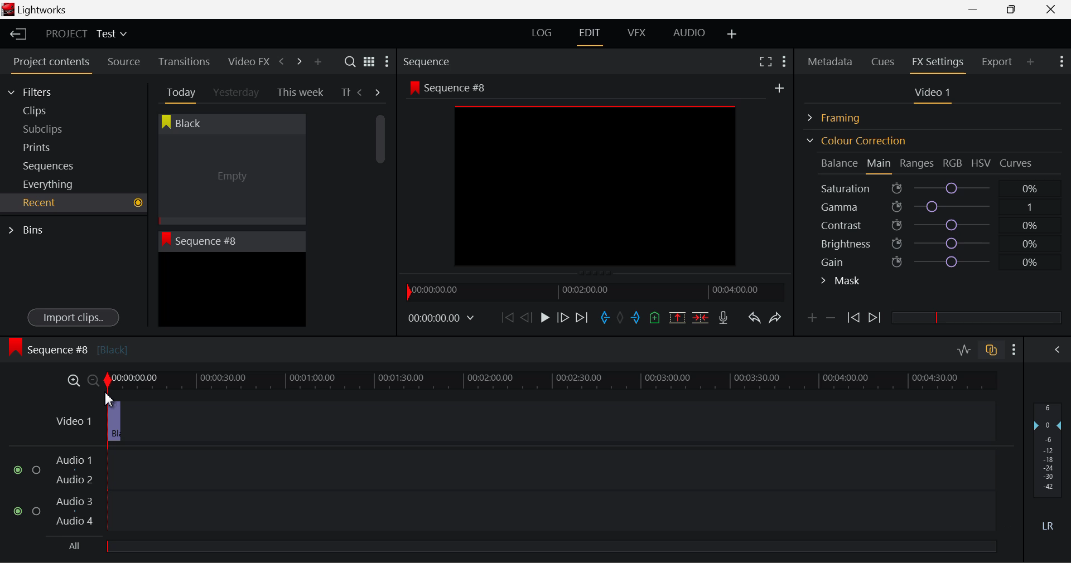 The height and width of the screenshot is (563, 1071). I want to click on Project contents, so click(51, 64).